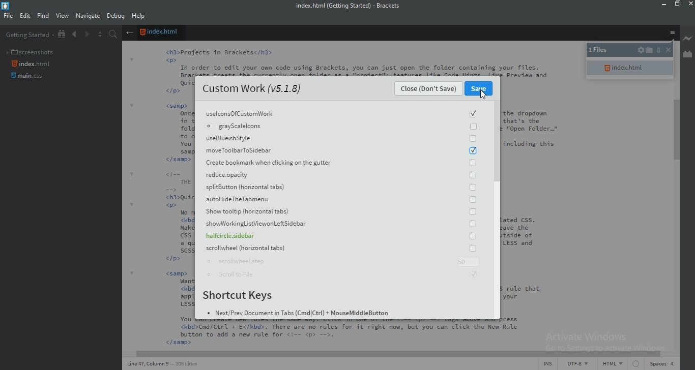 The width and height of the screenshot is (695, 370). What do you see at coordinates (342, 214) in the screenshot?
I see `Show tooltip(horizontal tabs)` at bounding box center [342, 214].